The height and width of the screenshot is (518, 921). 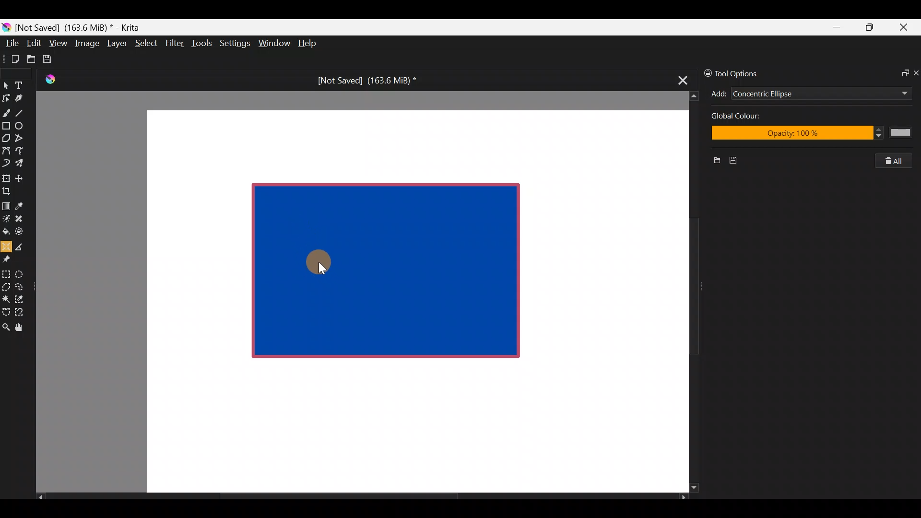 I want to click on Filter, so click(x=175, y=43).